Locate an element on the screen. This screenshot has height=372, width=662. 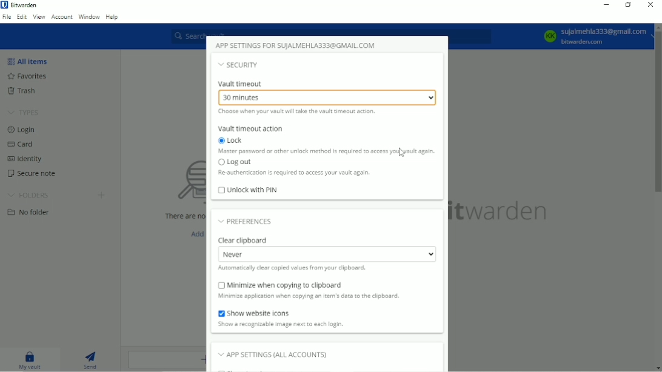
Master password or other unlock method is required to access your vault again. is located at coordinates (324, 151).